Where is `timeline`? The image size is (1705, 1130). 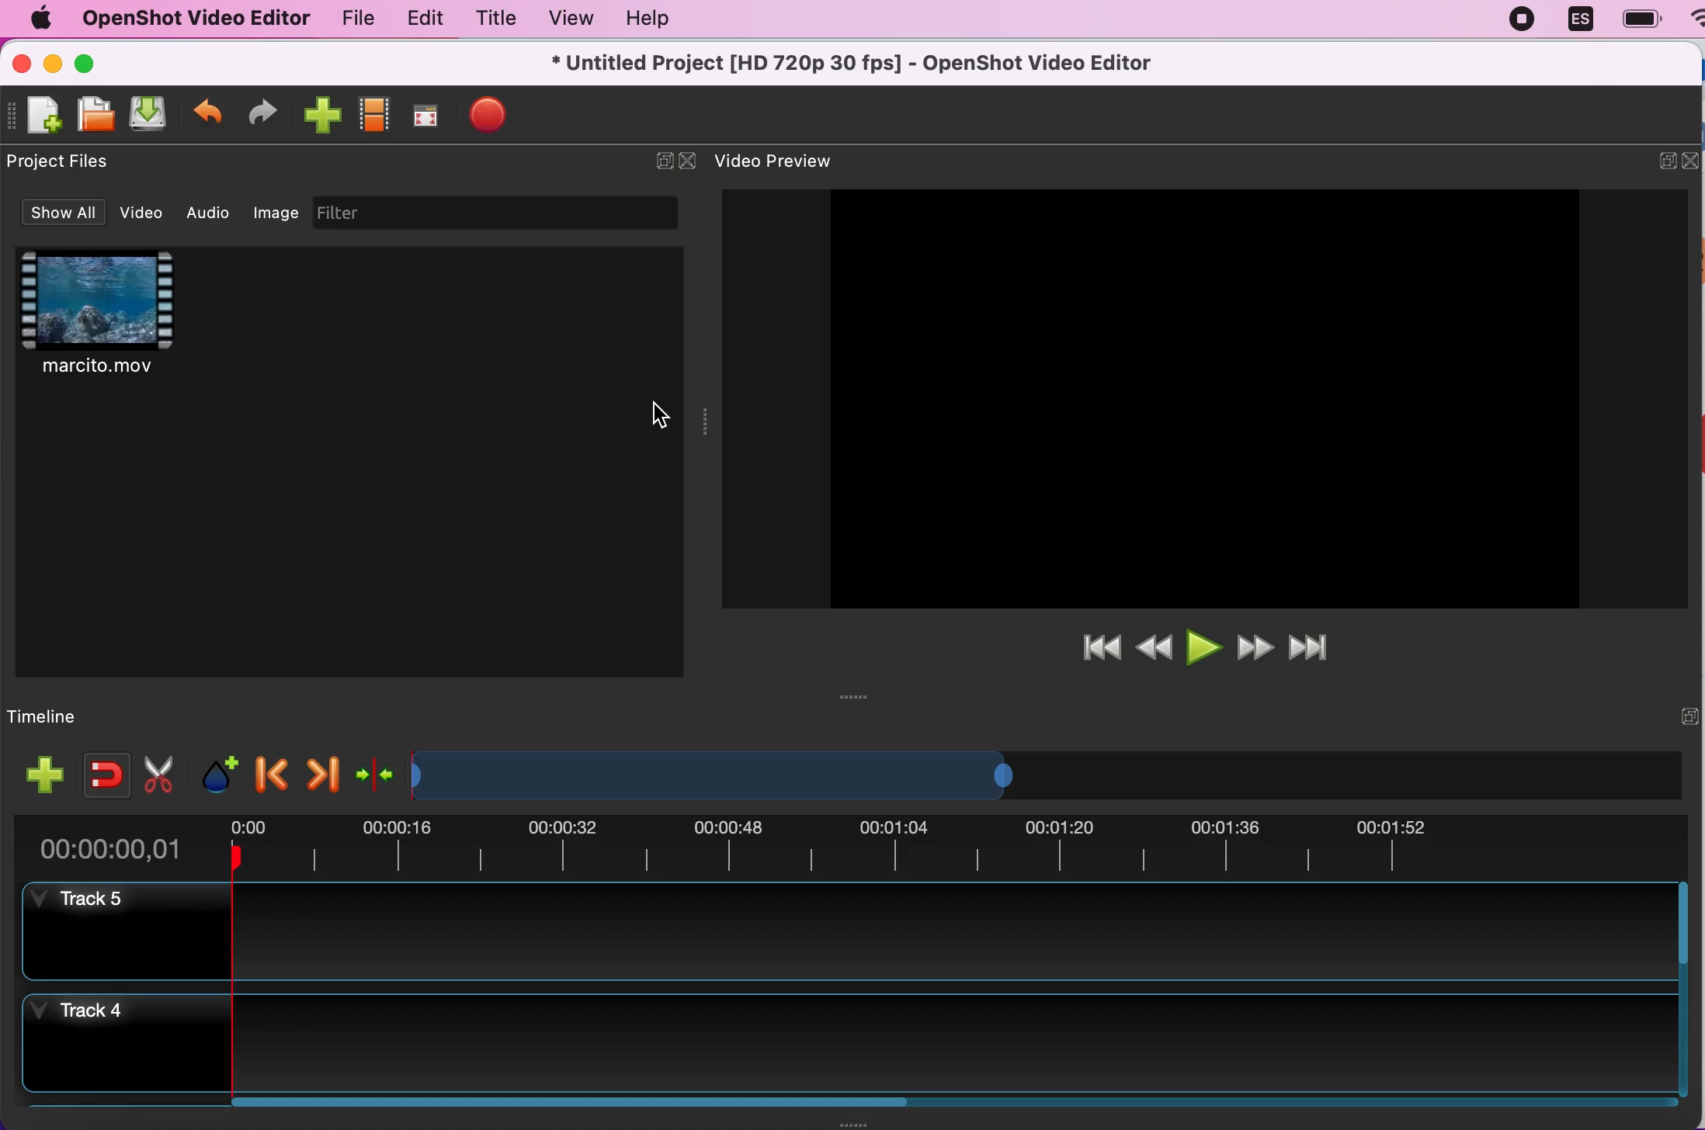
timeline is located at coordinates (976, 774).